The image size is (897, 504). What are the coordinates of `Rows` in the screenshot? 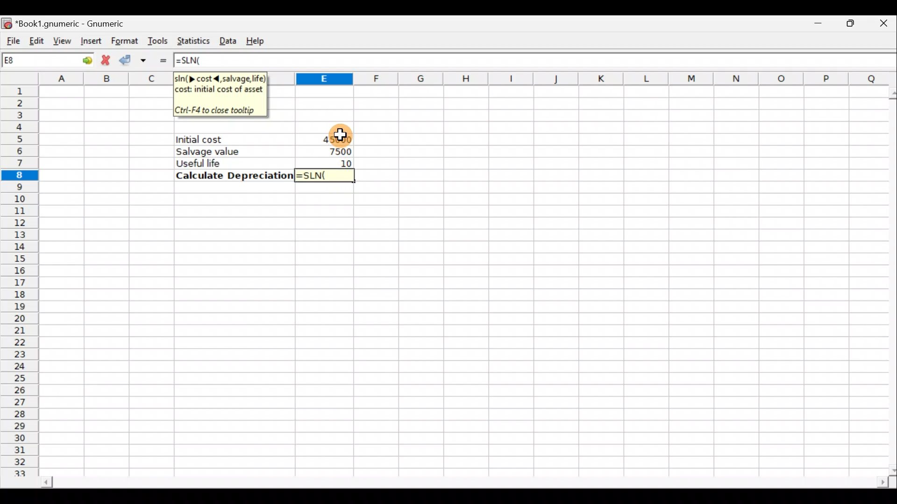 It's located at (22, 282).